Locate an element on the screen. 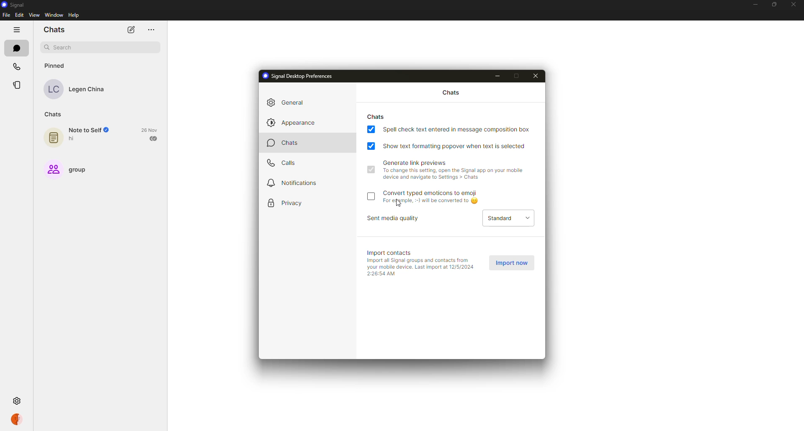 The image size is (804, 431).  is located at coordinates (372, 129).